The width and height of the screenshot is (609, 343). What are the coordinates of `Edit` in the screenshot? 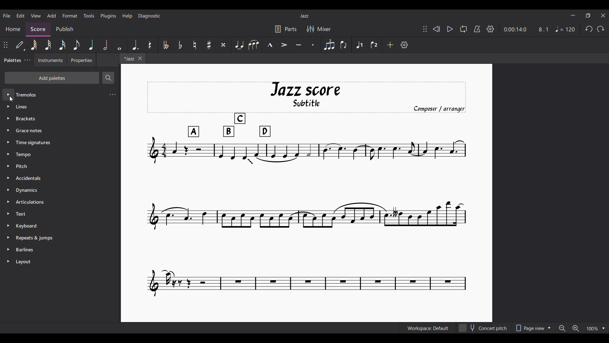 It's located at (20, 16).